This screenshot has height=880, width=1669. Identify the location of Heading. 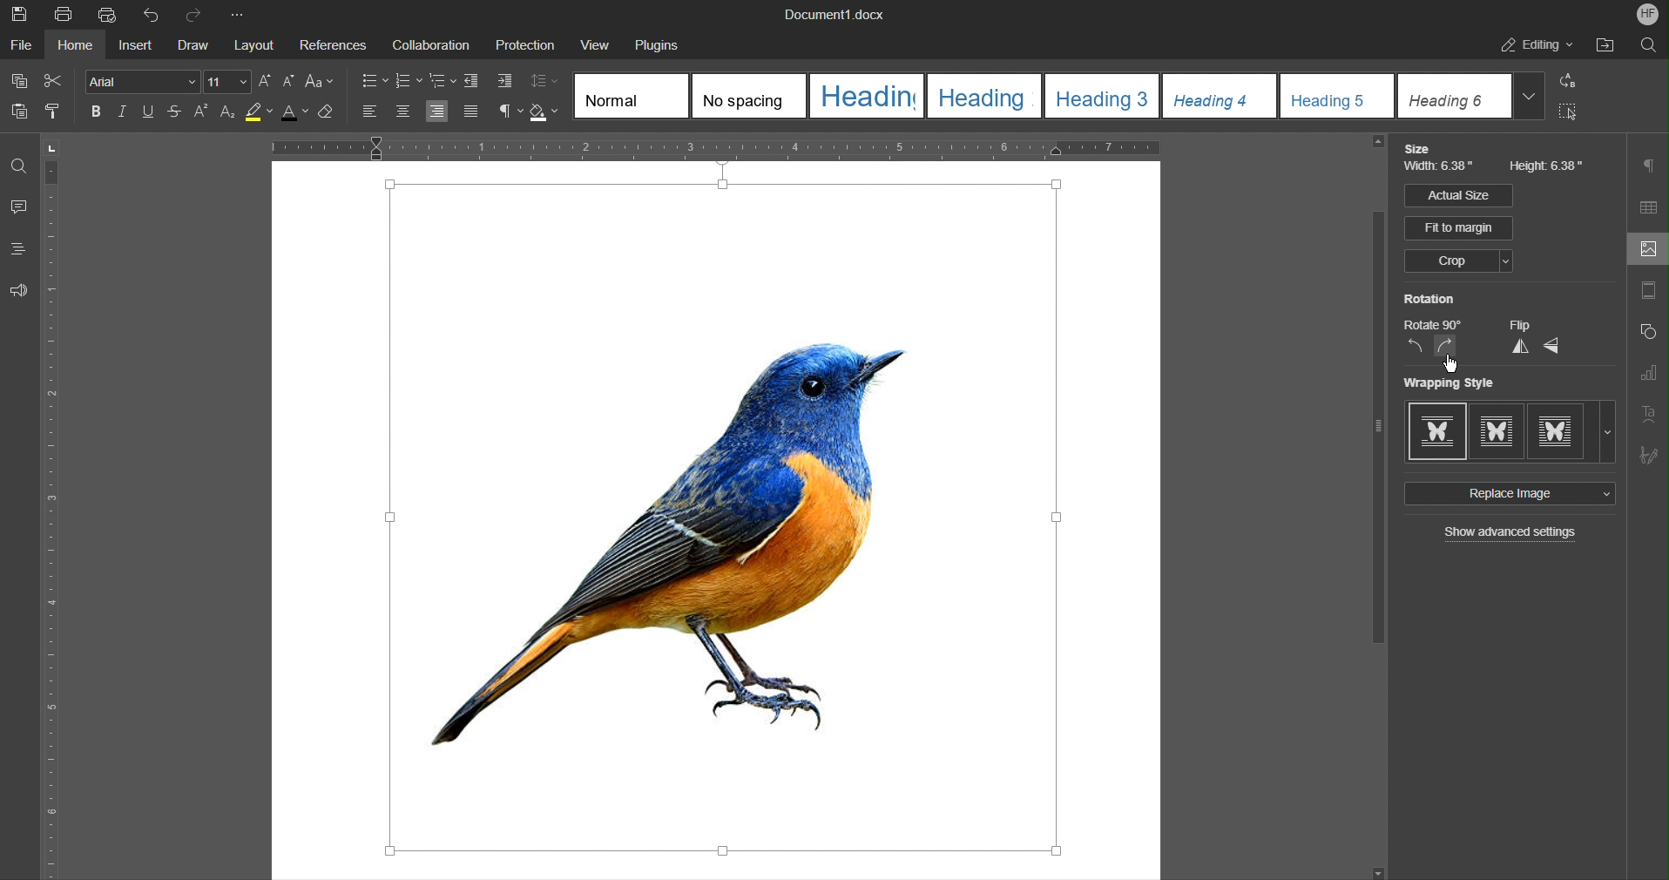
(865, 95).